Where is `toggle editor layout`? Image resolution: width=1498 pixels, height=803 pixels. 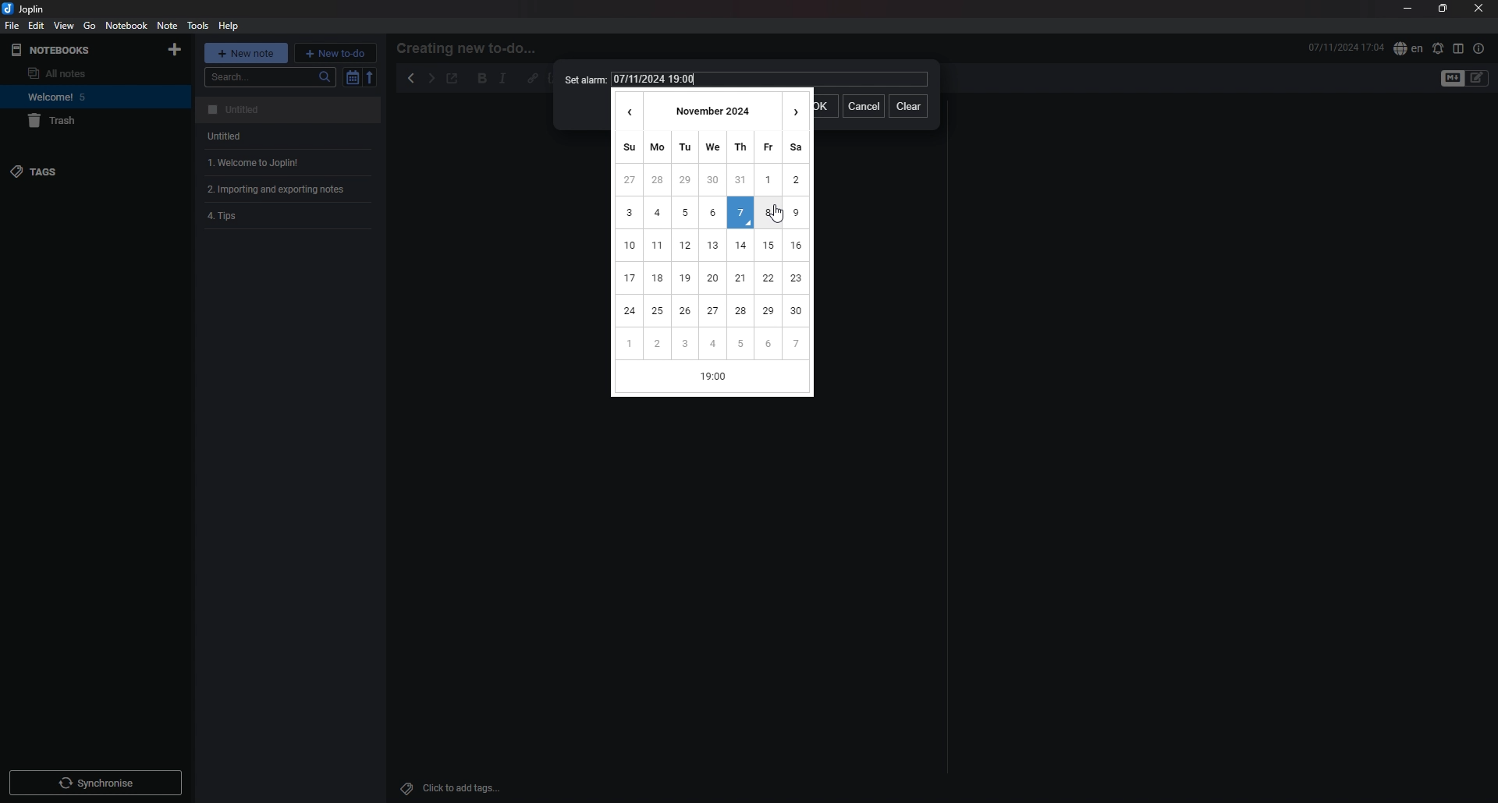 toggle editor layout is located at coordinates (1458, 48).